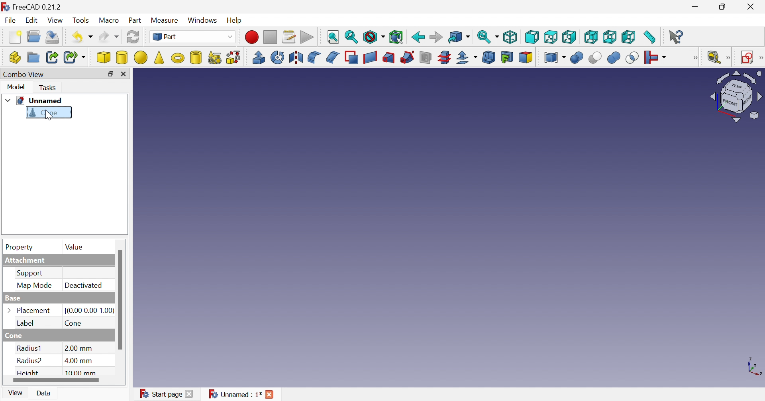  Describe the element at coordinates (444, 57) in the screenshot. I see `Cross-sections` at that location.